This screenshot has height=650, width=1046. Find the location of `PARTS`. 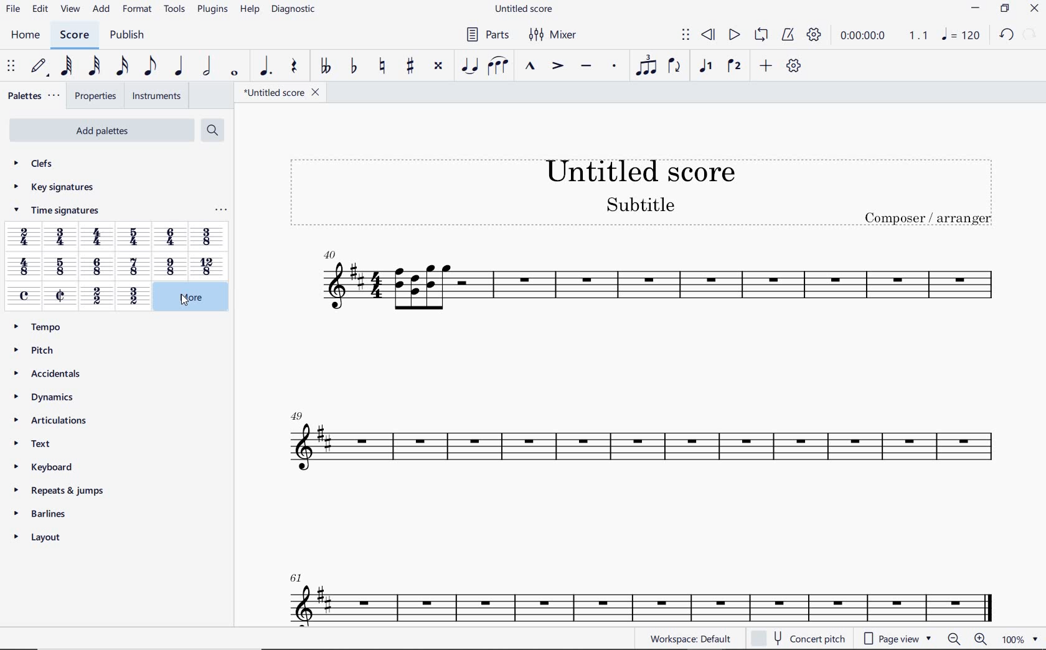

PARTS is located at coordinates (487, 34).